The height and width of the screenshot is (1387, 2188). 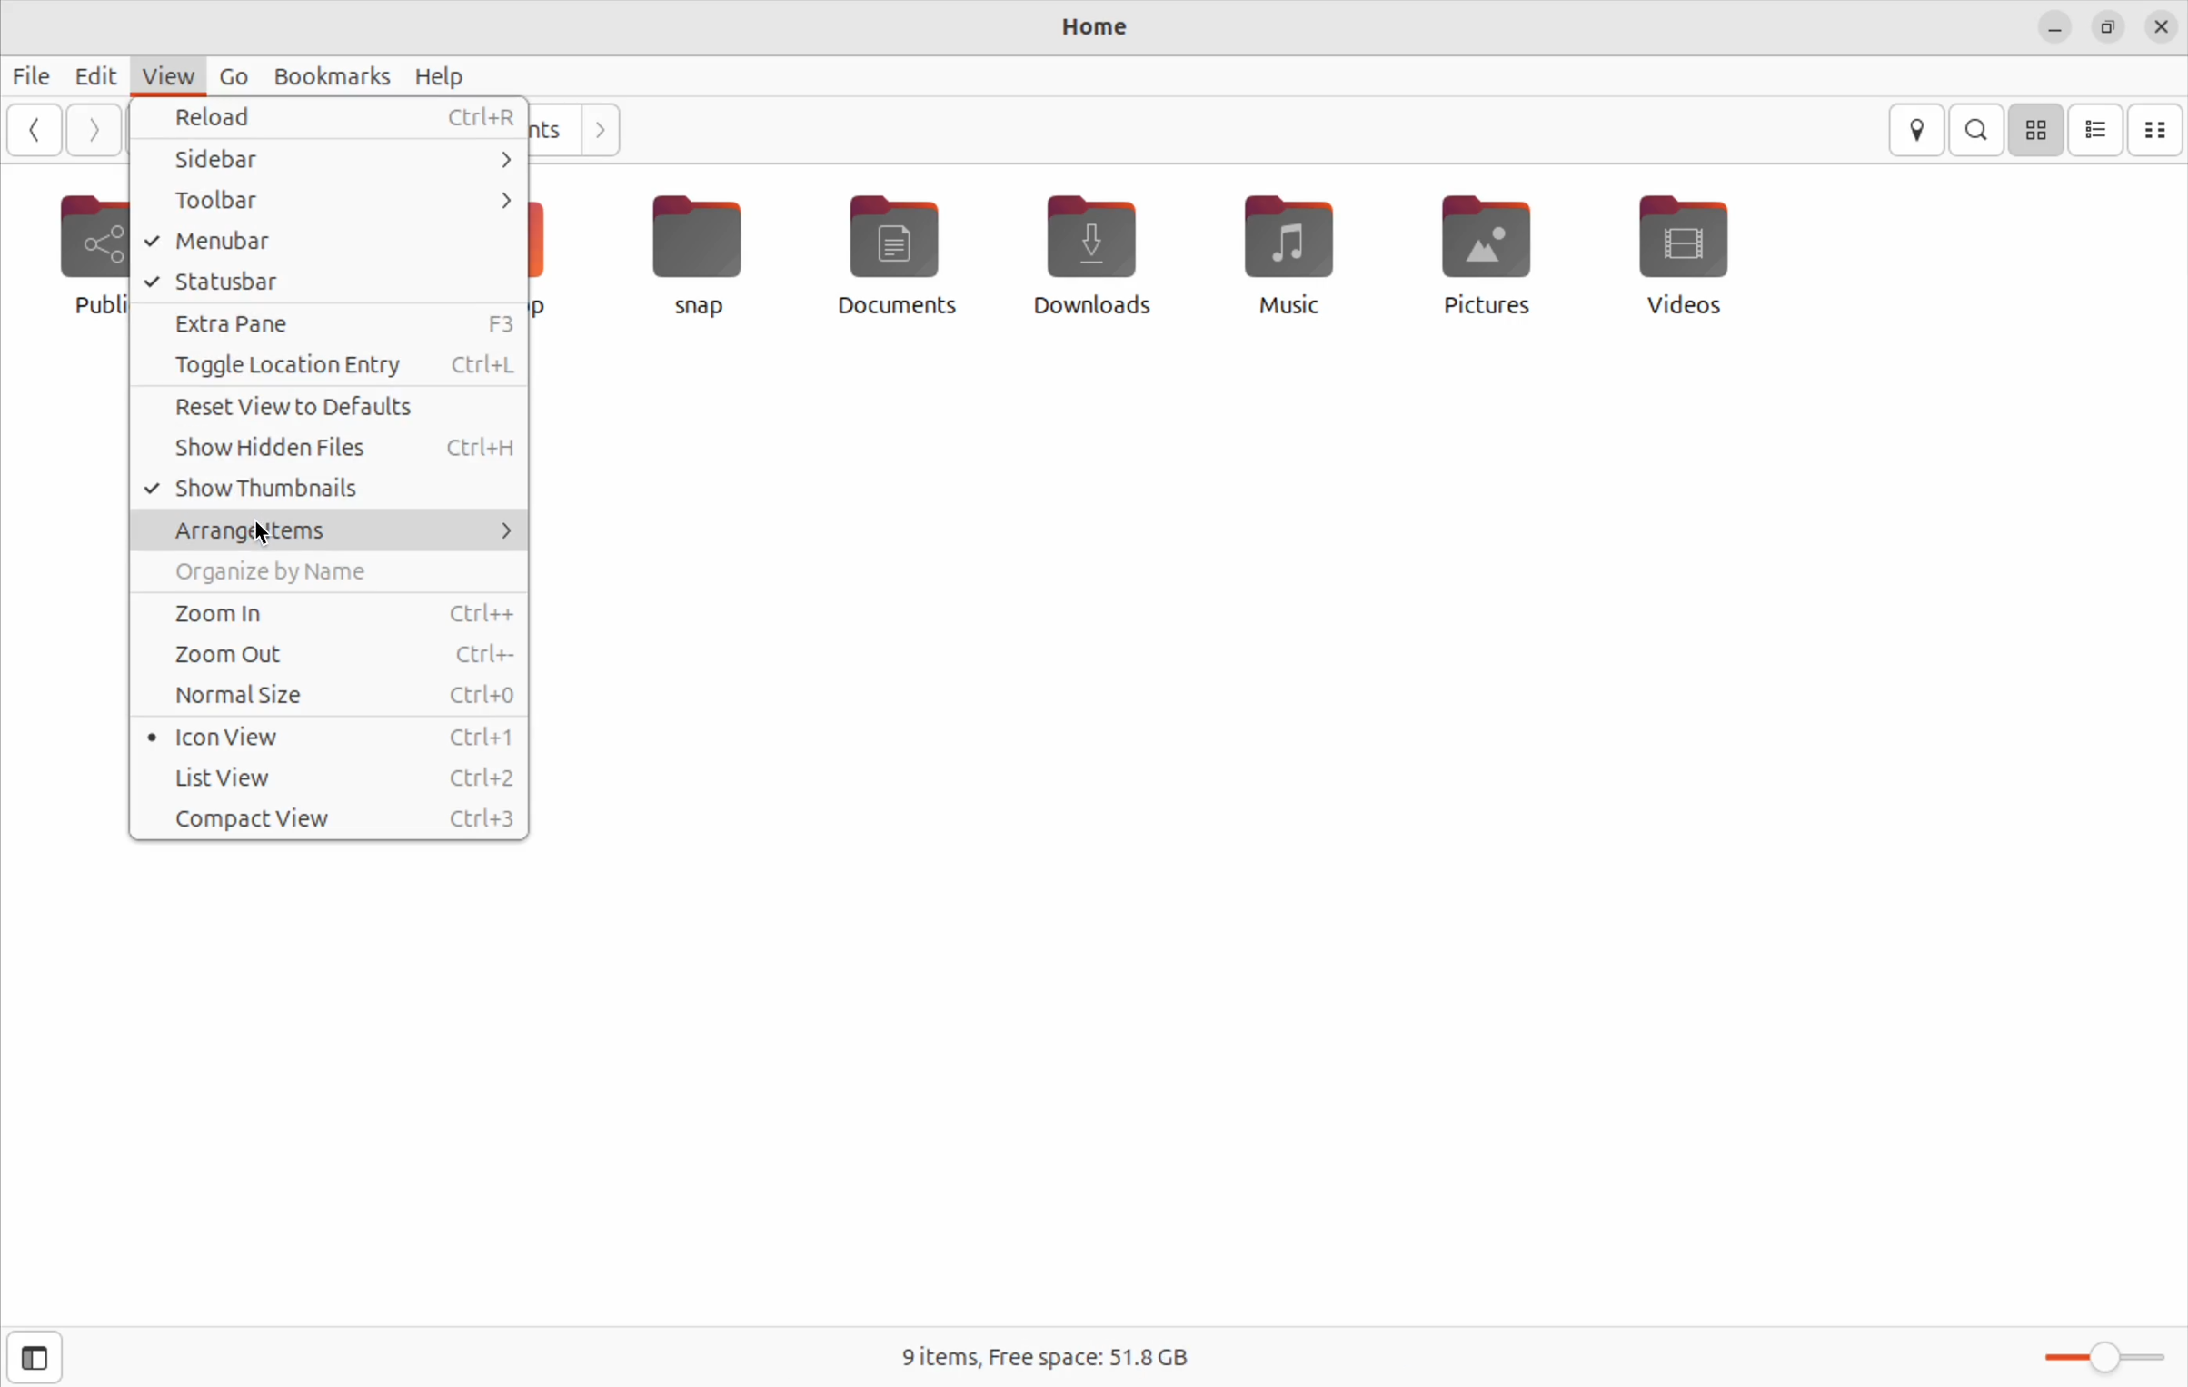 I want to click on reset view to defaults, so click(x=324, y=409).